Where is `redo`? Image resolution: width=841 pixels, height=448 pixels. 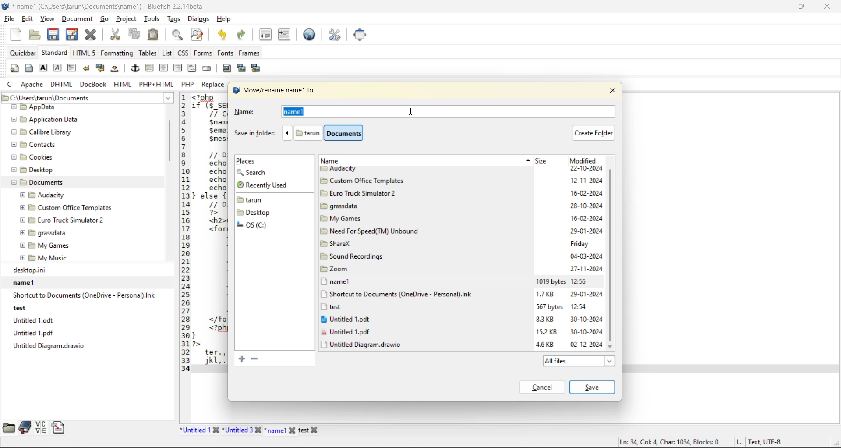
redo is located at coordinates (243, 35).